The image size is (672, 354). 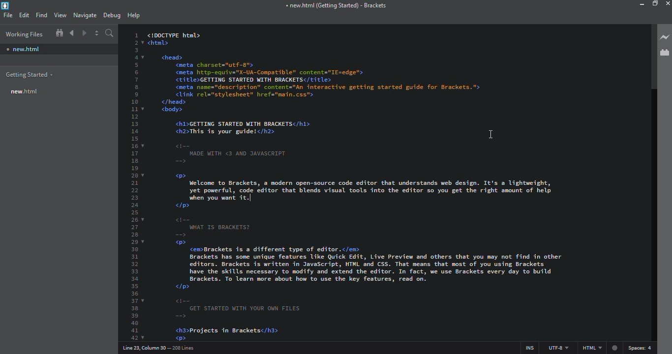 I want to click on spaces, so click(x=641, y=348).